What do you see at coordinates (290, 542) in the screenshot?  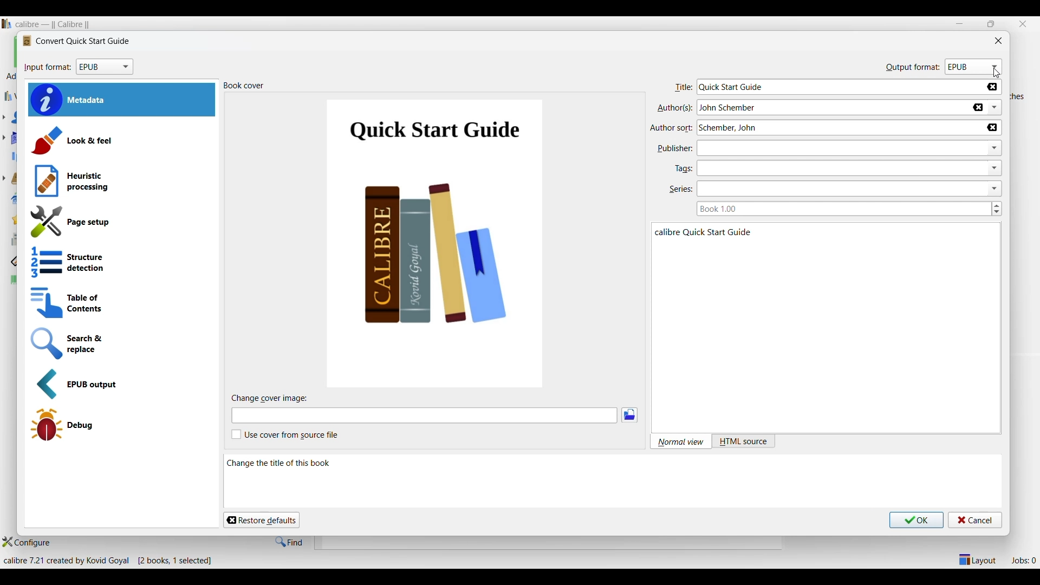 I see `Find` at bounding box center [290, 542].